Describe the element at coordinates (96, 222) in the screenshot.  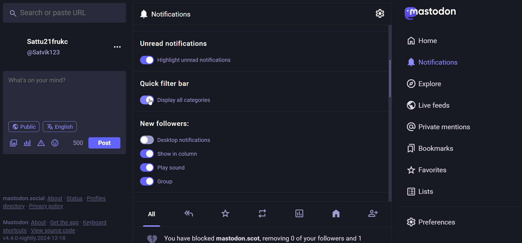
I see `keyboard` at that location.